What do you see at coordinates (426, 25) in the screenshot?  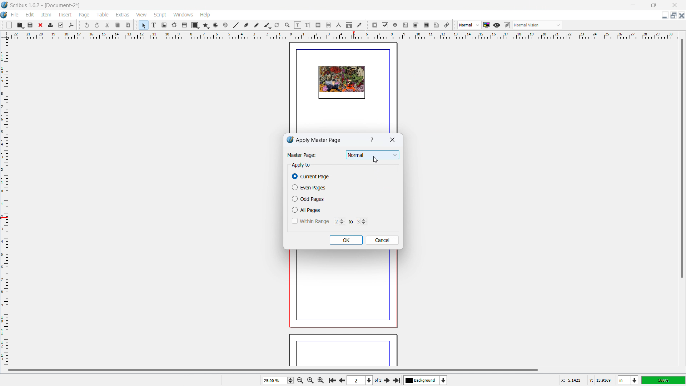 I see `pdf list box` at bounding box center [426, 25].